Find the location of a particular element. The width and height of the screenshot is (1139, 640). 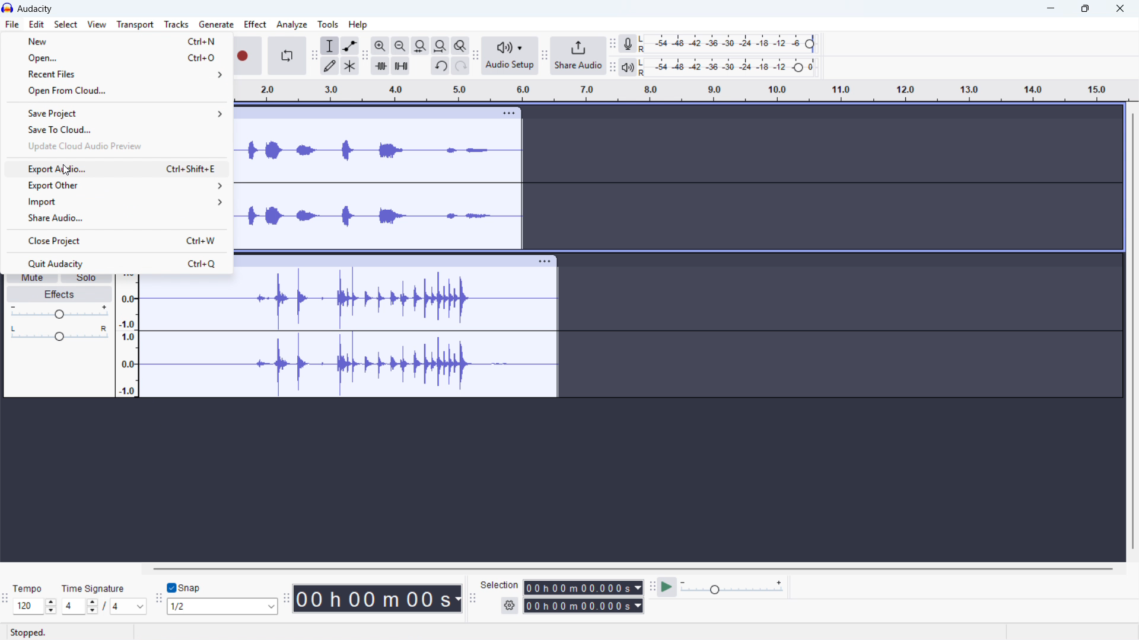

open  is located at coordinates (116, 56).